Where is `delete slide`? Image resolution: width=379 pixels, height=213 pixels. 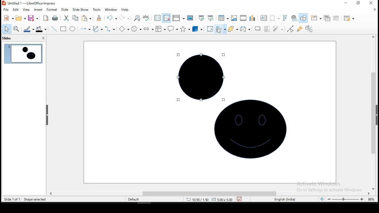 delete slide is located at coordinates (335, 18).